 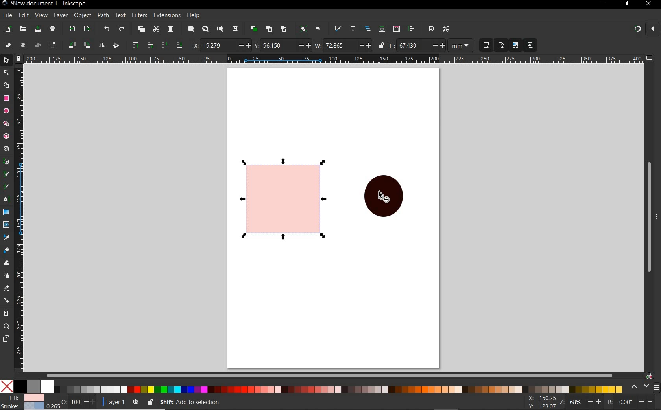 I want to click on object, so click(x=82, y=15).